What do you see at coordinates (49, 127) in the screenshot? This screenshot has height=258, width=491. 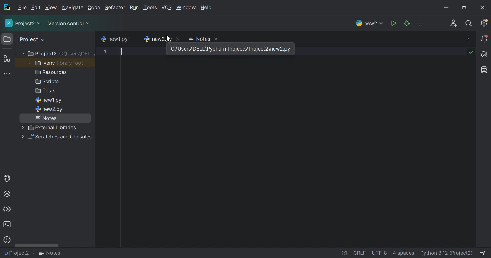 I see `External libraries` at bounding box center [49, 127].